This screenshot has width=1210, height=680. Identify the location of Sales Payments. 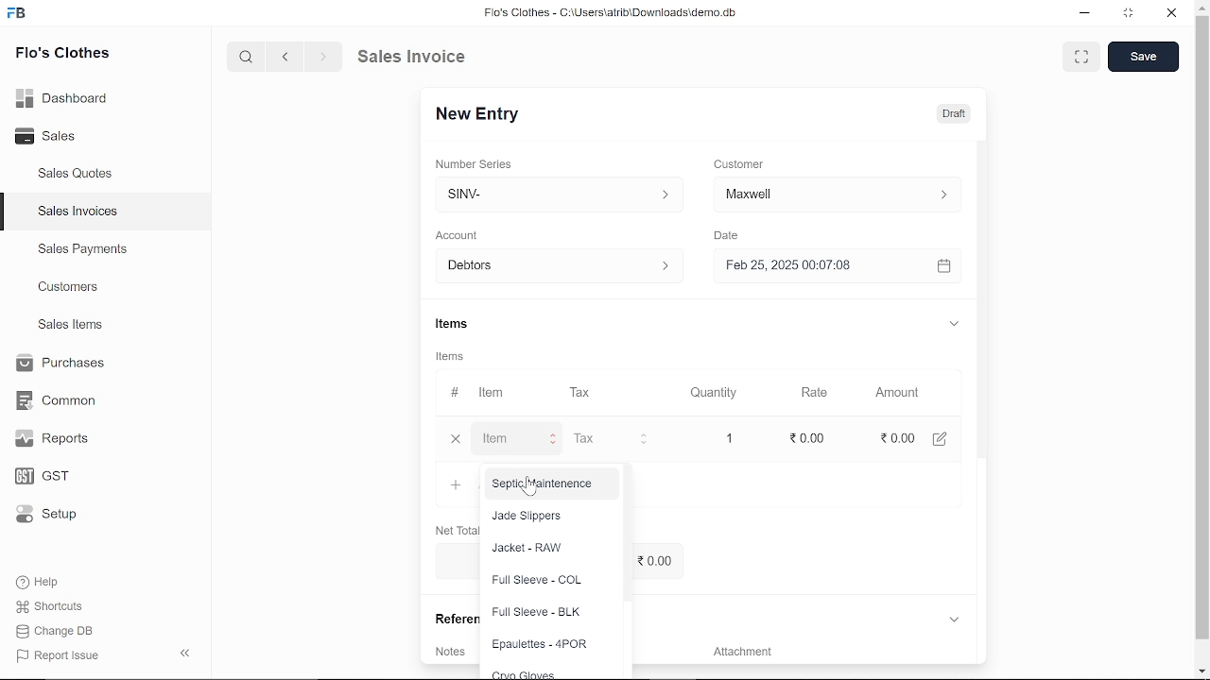
(82, 249).